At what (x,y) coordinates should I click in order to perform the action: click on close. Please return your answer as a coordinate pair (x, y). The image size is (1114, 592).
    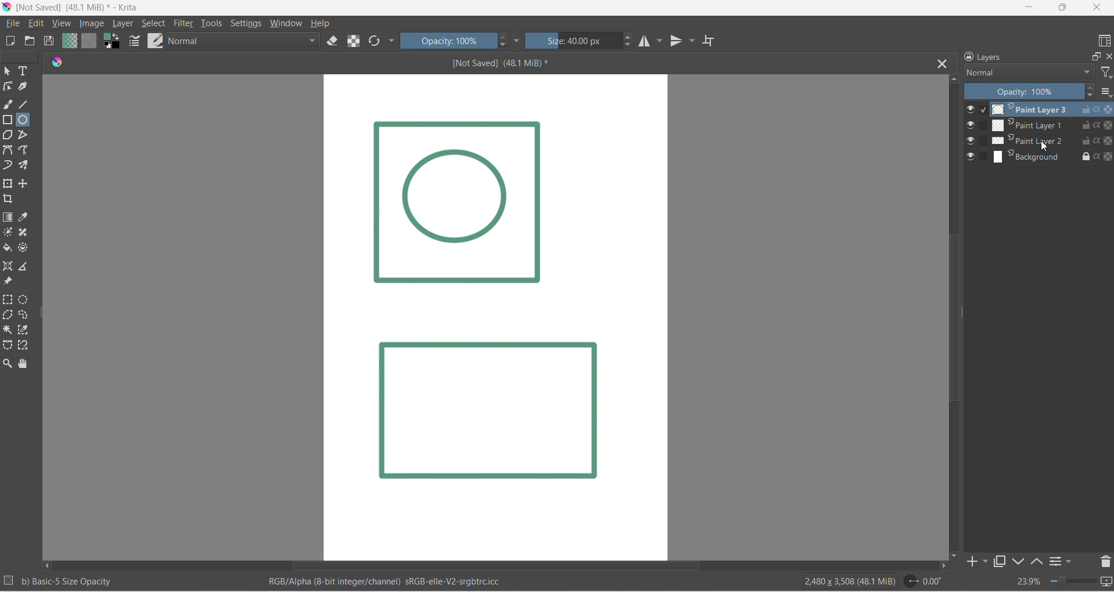
    Looking at the image, I should click on (1107, 54).